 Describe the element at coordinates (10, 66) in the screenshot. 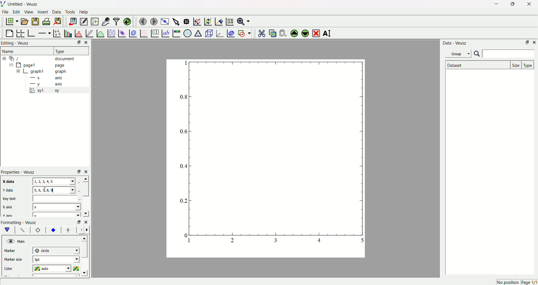

I see `collapse` at that location.